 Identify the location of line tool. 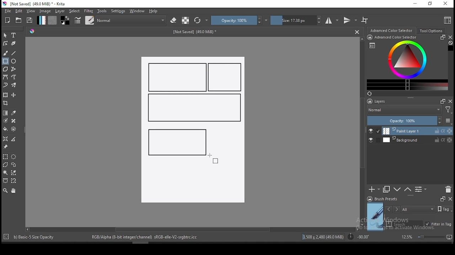
(14, 53).